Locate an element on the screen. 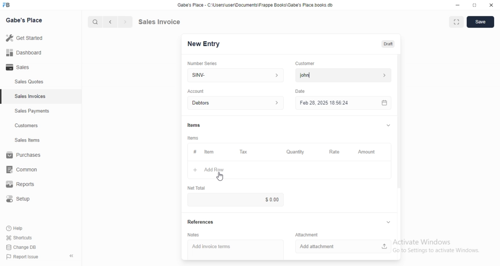   is located at coordinates (195, 152).